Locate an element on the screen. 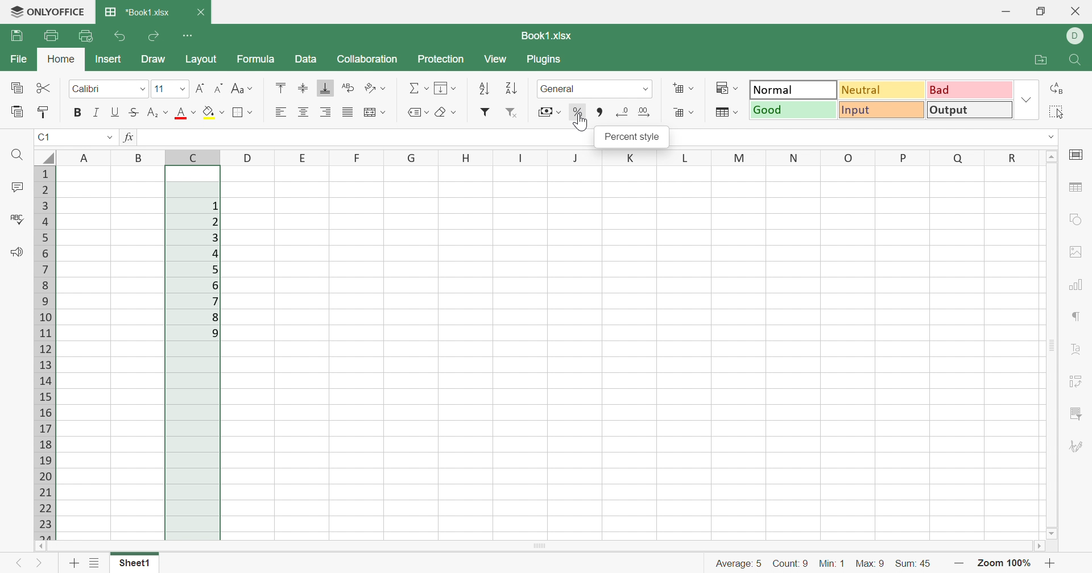 The height and width of the screenshot is (573, 1092). Pivot Table settings is located at coordinates (1079, 383).